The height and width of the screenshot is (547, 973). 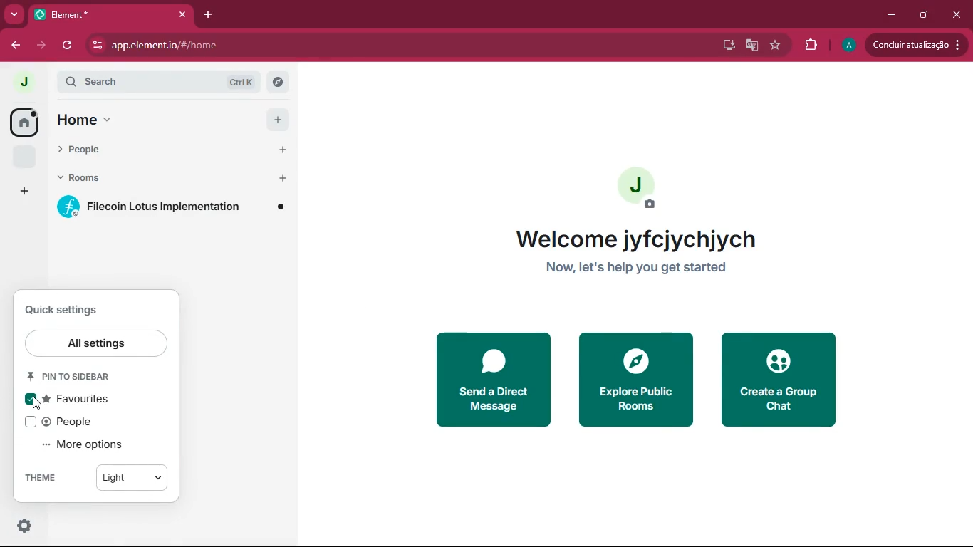 I want to click on profile picture, so click(x=637, y=187).